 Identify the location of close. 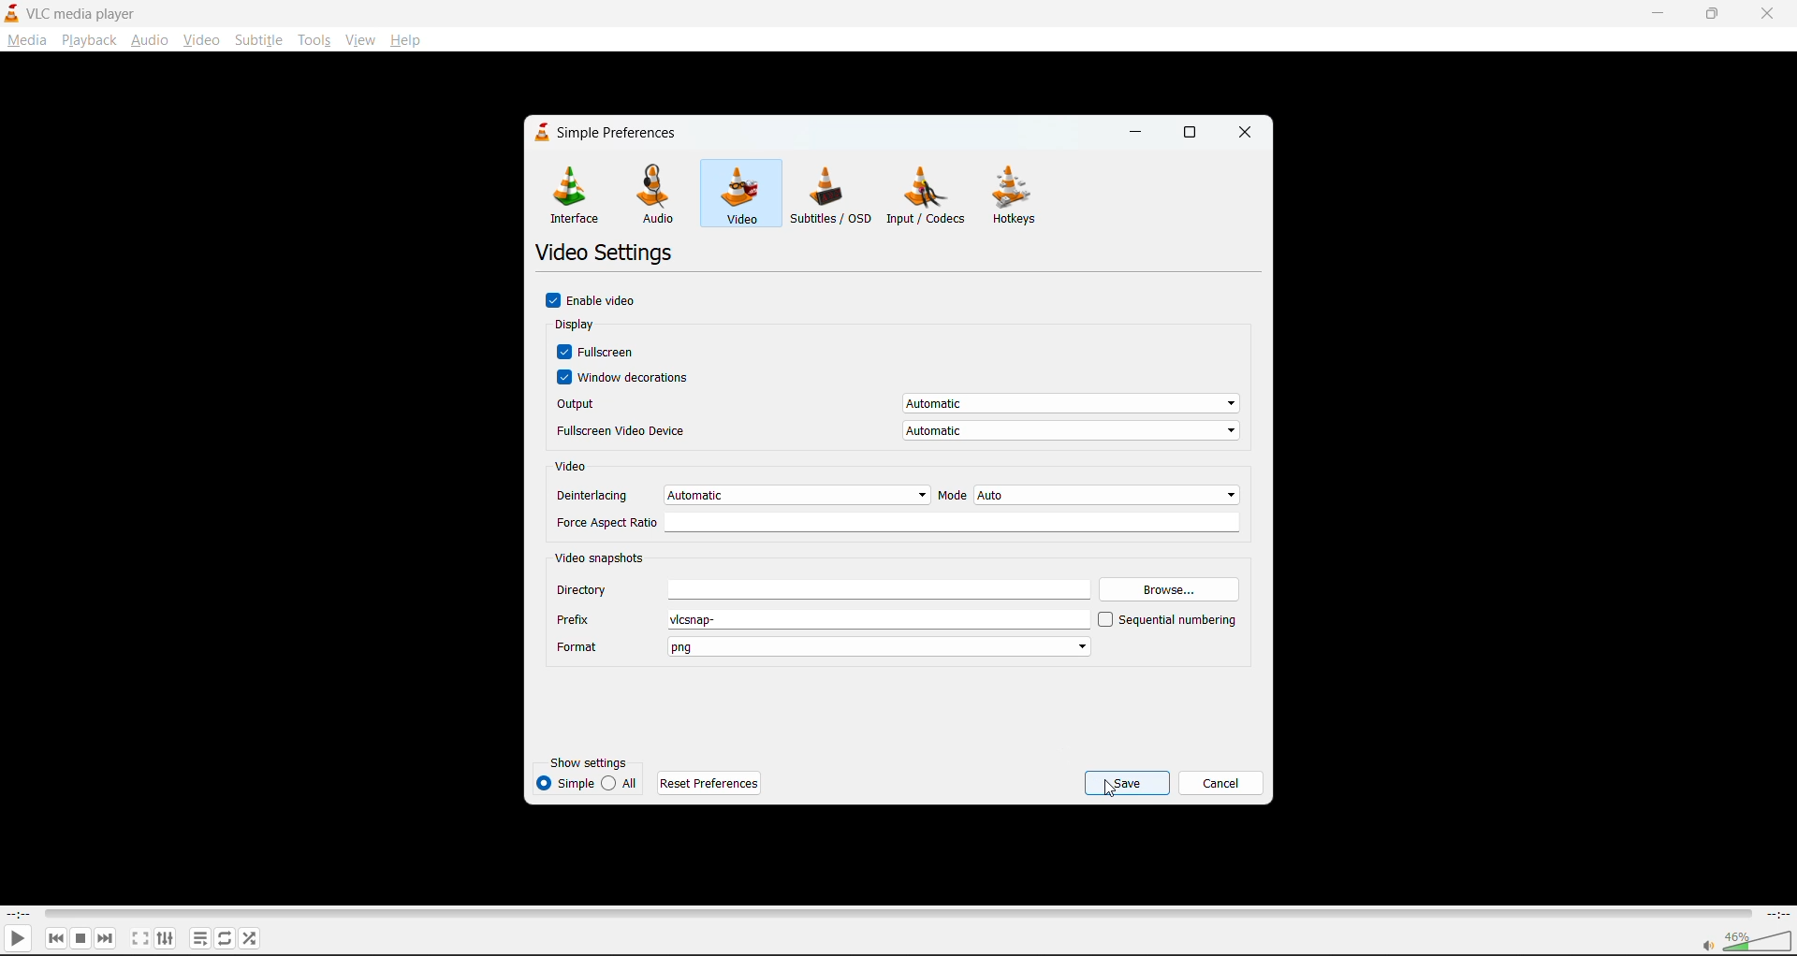
(1774, 13).